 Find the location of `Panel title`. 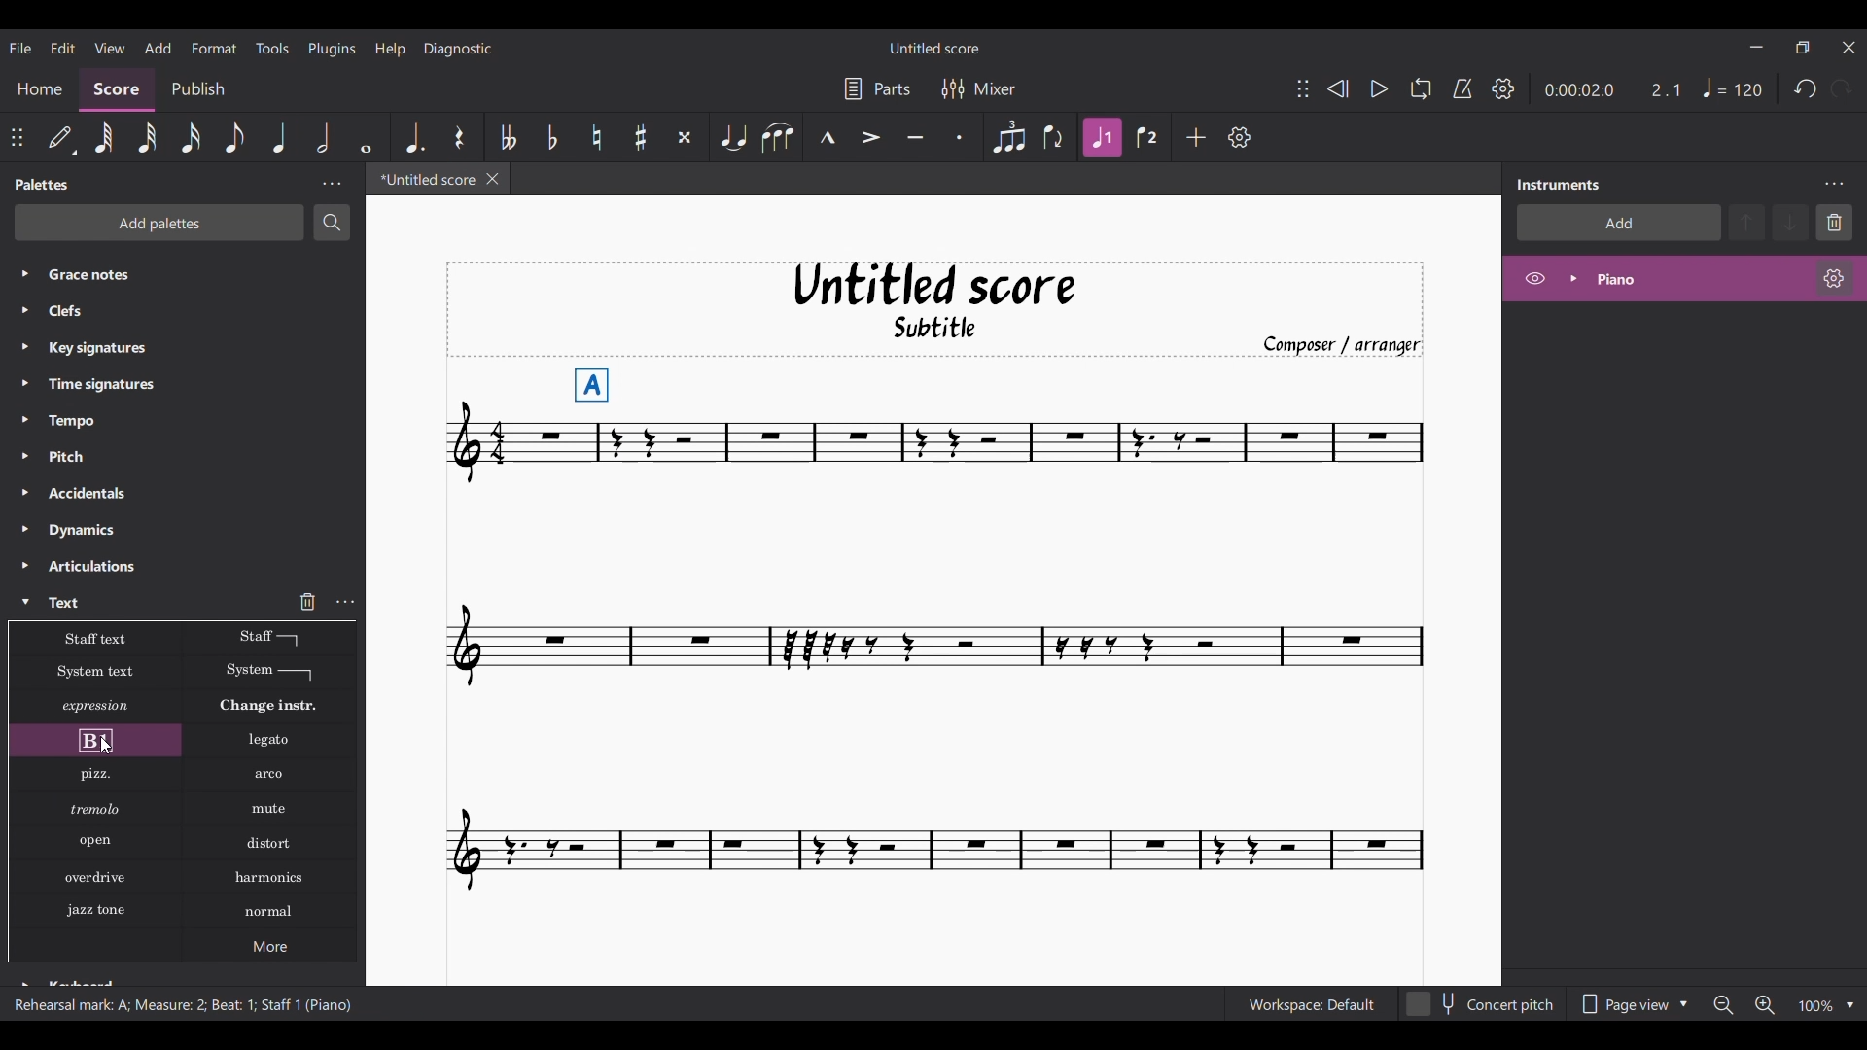

Panel title is located at coordinates (44, 184).